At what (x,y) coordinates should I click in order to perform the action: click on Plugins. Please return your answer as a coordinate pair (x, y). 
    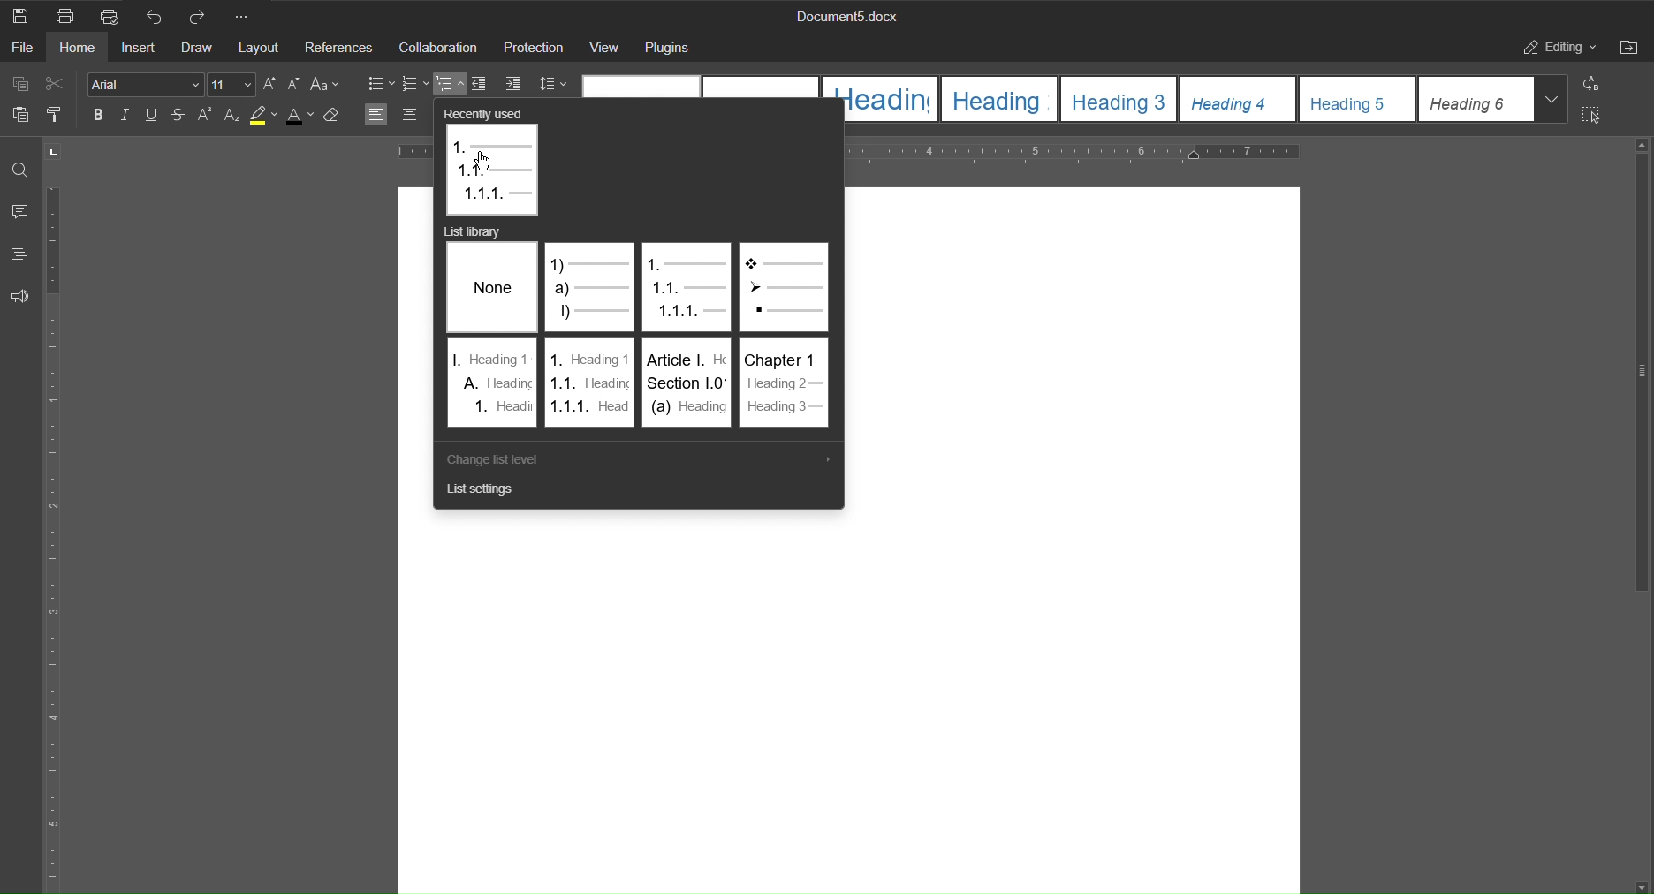
    Looking at the image, I should click on (673, 49).